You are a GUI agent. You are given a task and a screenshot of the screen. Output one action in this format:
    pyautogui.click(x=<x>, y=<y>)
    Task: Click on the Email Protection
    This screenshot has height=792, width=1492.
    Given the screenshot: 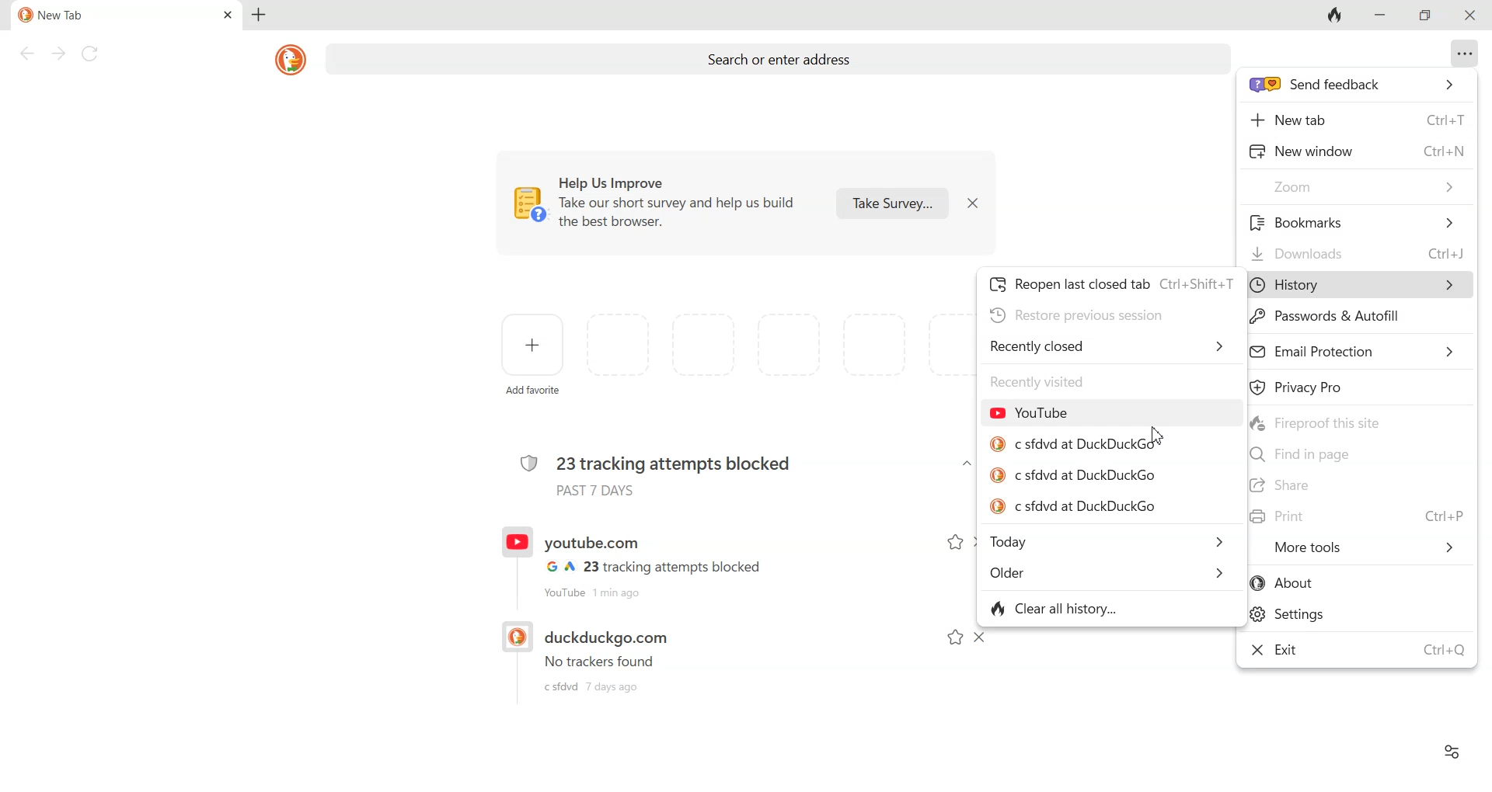 What is the action you would take?
    pyautogui.click(x=1356, y=350)
    